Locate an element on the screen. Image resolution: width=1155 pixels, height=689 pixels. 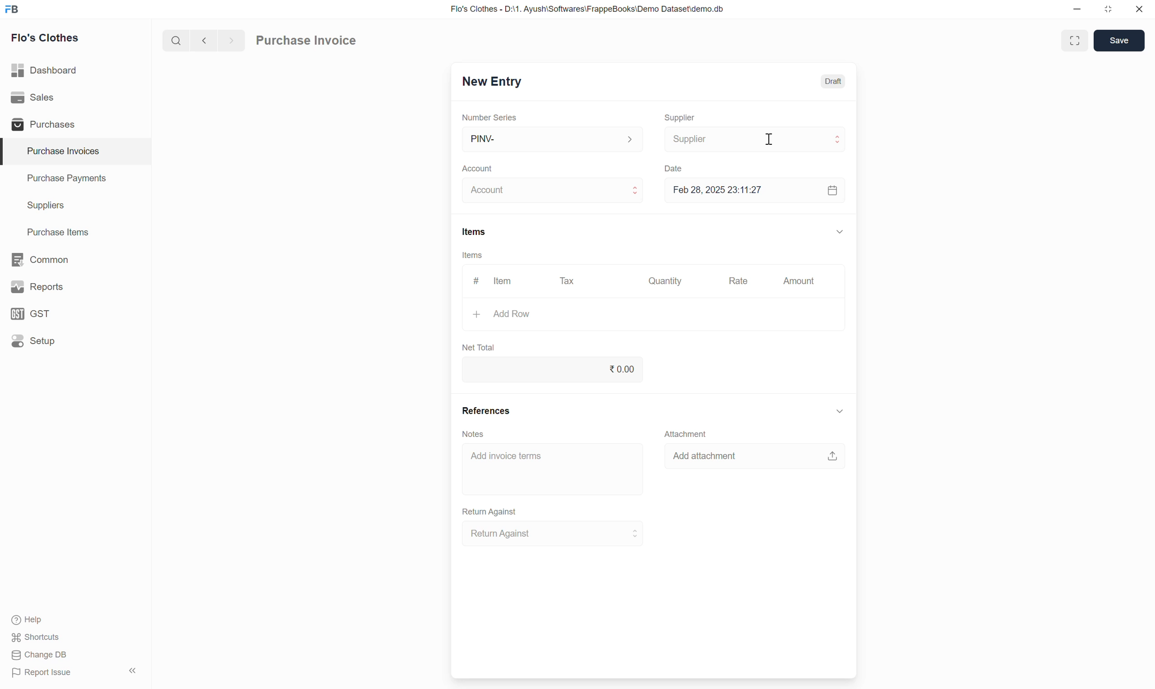
Sales is located at coordinates (75, 97).